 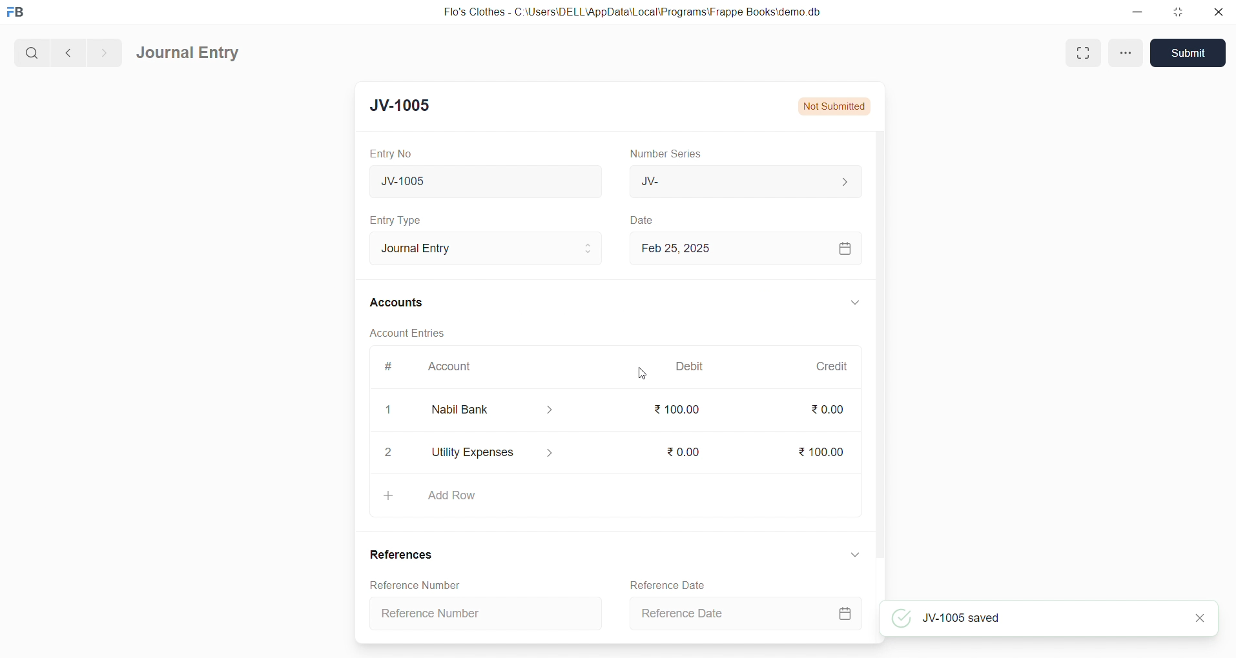 I want to click on close, so click(x=1202, y=618).